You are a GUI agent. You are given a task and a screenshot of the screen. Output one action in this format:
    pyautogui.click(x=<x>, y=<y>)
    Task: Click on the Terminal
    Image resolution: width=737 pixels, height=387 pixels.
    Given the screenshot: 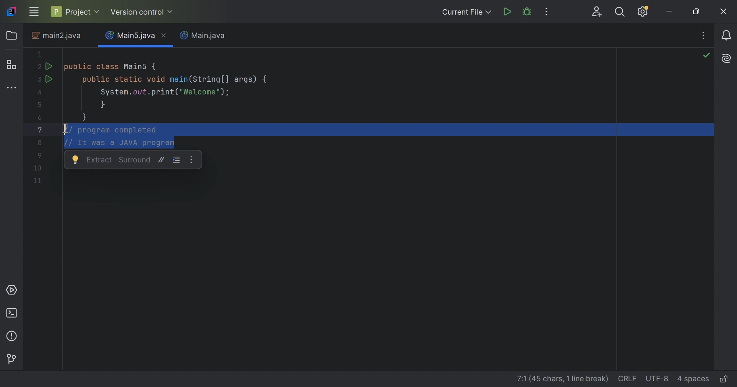 What is the action you would take?
    pyautogui.click(x=13, y=313)
    